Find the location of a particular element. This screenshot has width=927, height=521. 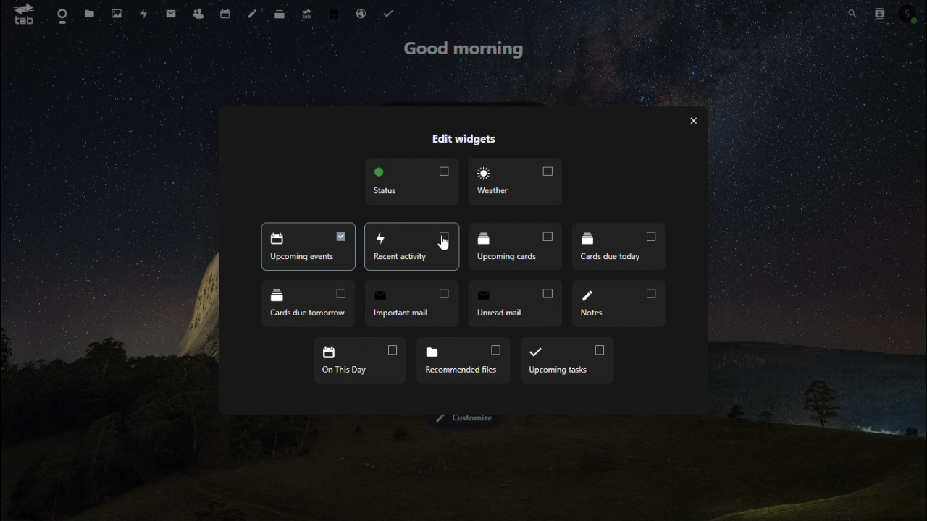

Calendar is located at coordinates (227, 12).